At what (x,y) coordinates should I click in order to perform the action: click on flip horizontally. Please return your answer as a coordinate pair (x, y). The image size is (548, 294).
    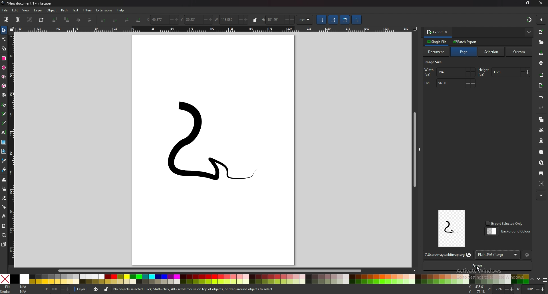
    Looking at the image, I should click on (90, 20).